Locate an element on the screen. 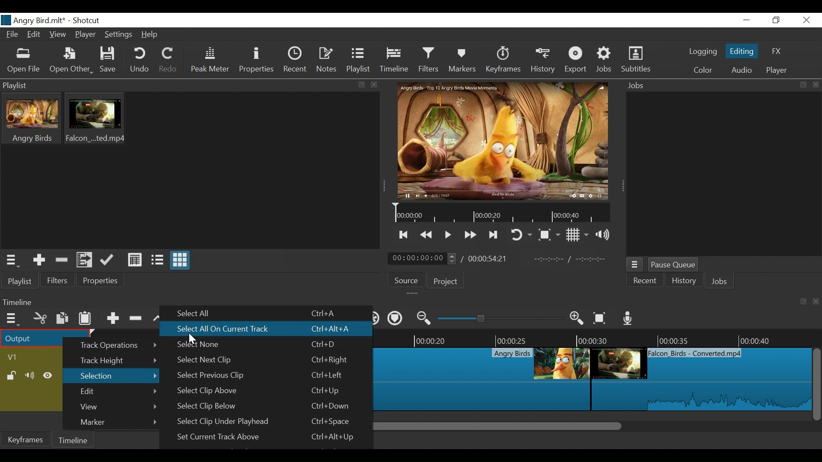  Toggle zoo is located at coordinates (549, 235).